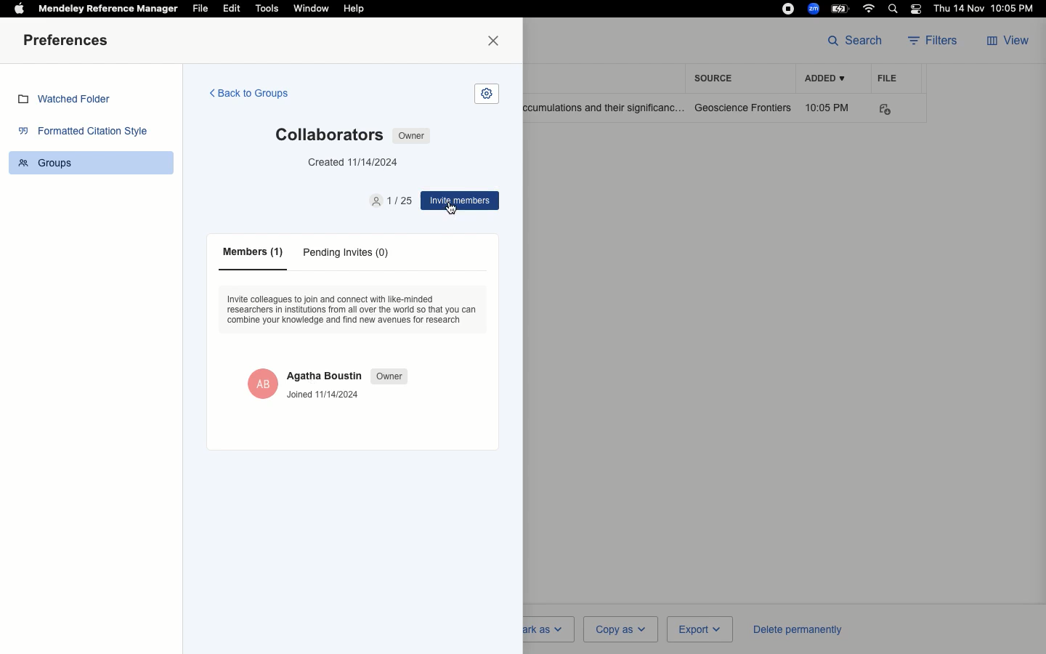 Image resolution: width=1046 pixels, height=654 pixels. Describe the element at coordinates (392, 201) in the screenshot. I see `1/25` at that location.